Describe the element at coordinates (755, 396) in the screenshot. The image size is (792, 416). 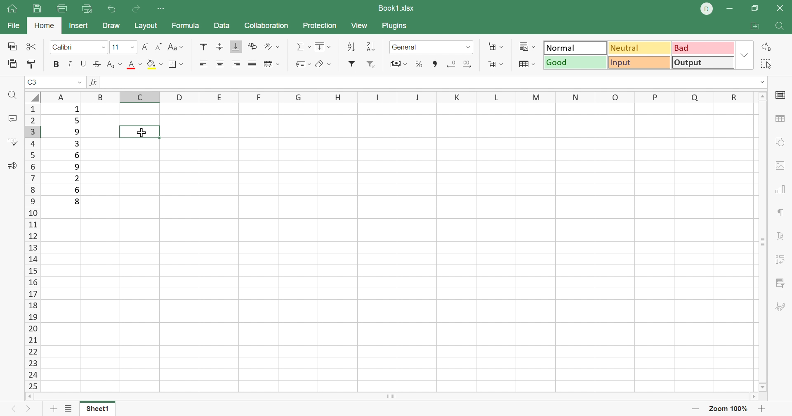
I see `Scroll right` at that location.